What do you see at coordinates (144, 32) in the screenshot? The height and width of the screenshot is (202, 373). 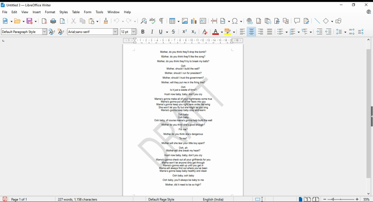 I see `bold` at bounding box center [144, 32].